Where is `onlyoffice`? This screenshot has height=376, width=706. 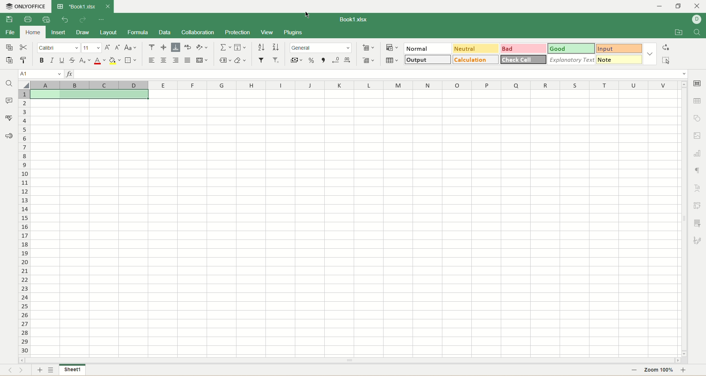
onlyoffice is located at coordinates (26, 7).